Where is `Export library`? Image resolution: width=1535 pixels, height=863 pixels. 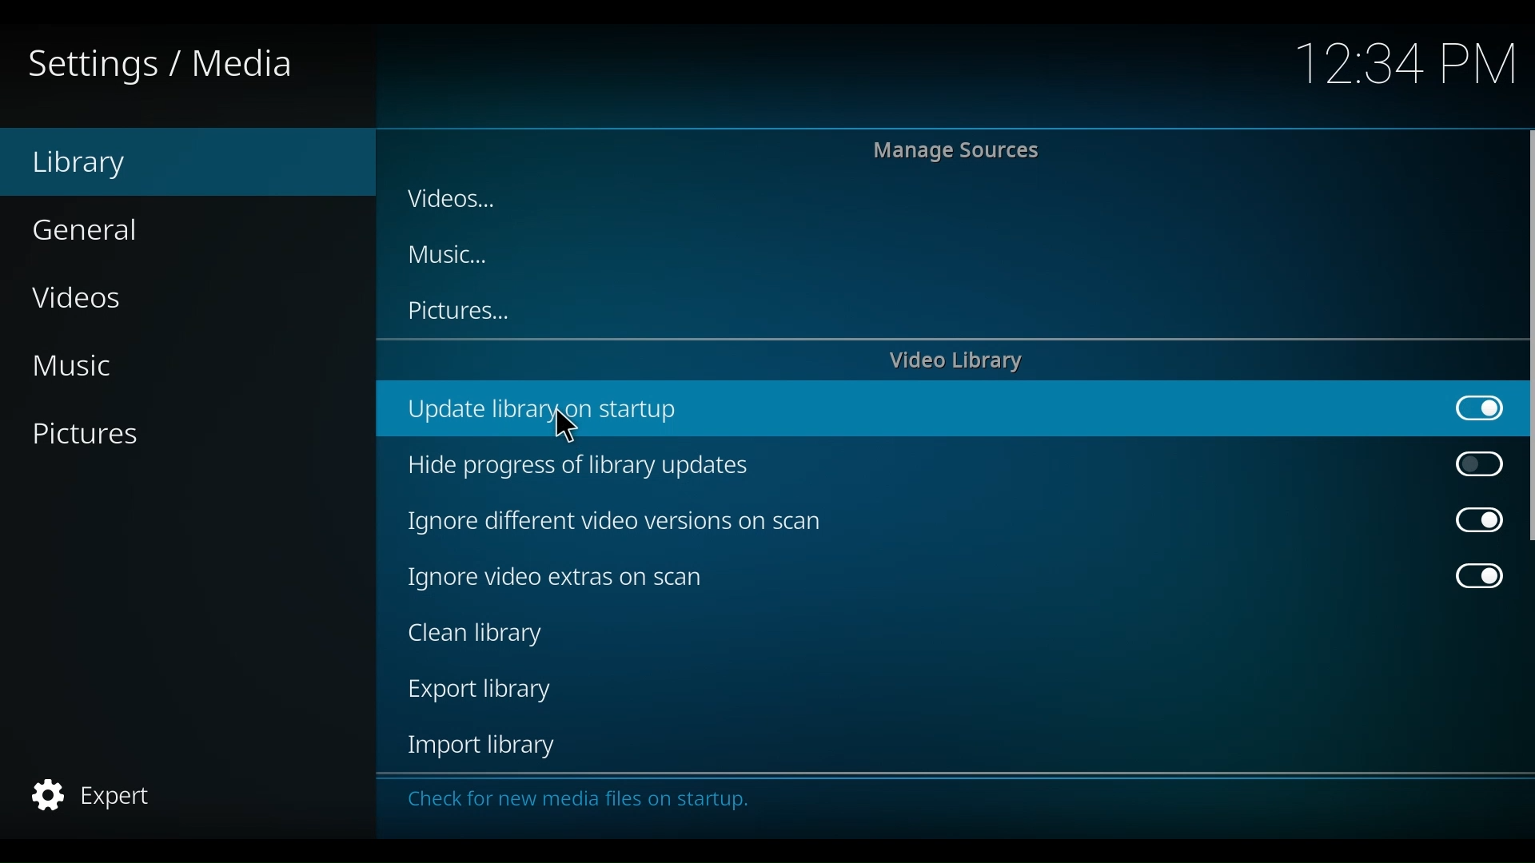 Export library is located at coordinates (486, 691).